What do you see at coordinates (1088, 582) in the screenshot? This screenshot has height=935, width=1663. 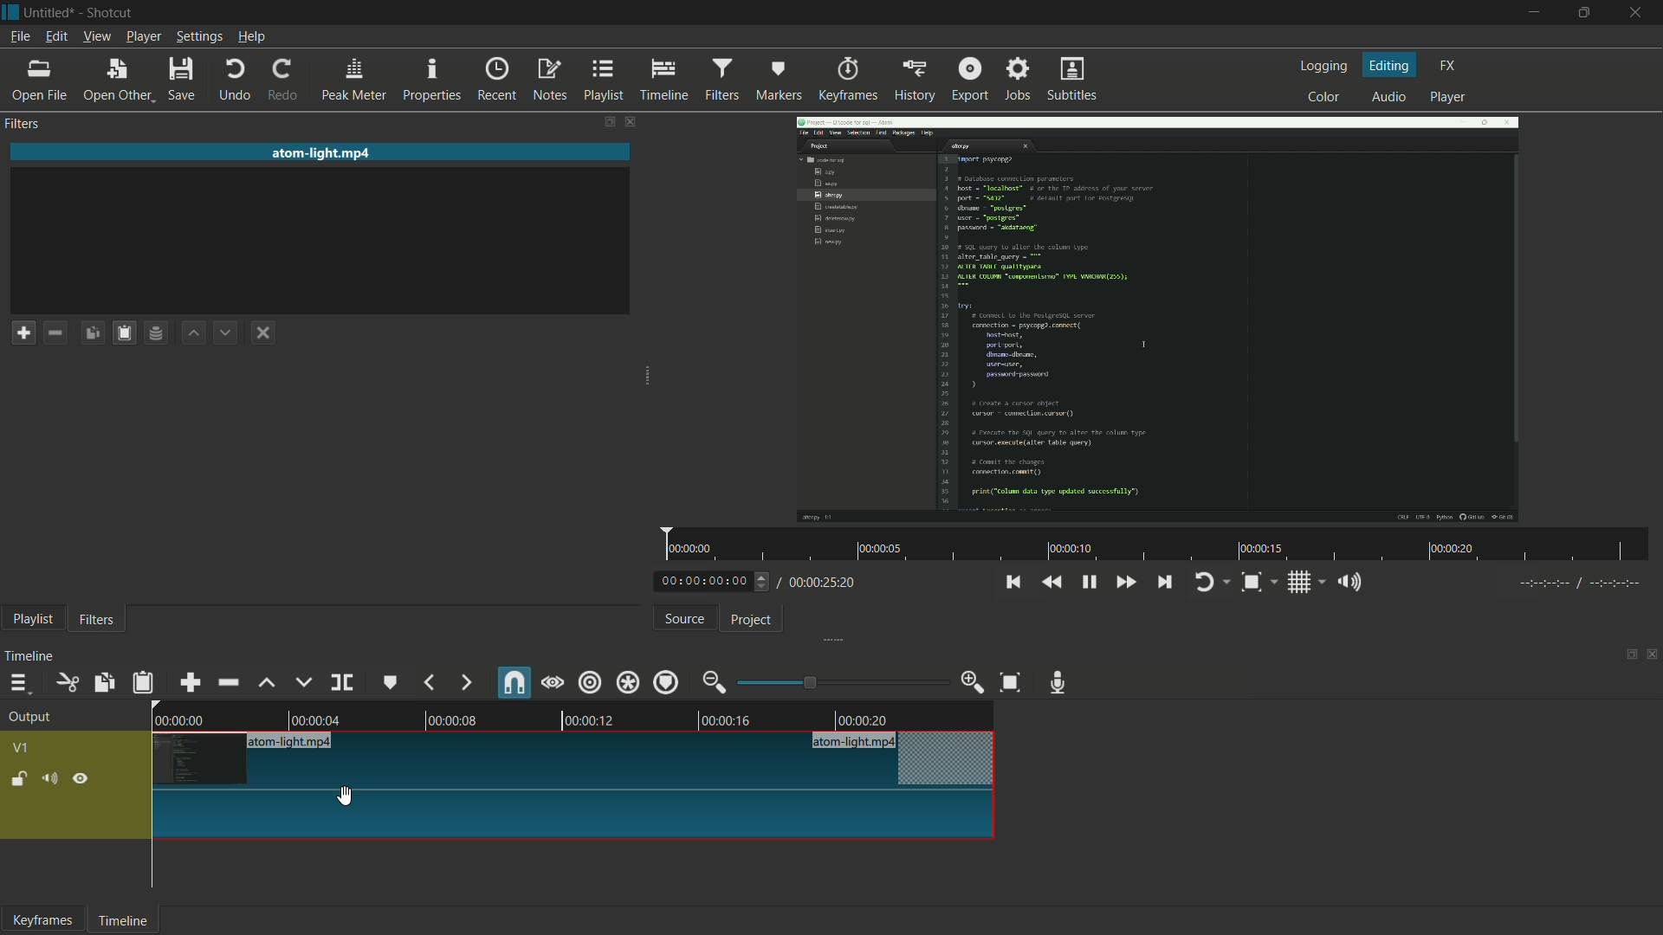 I see `toggle play or pause` at bounding box center [1088, 582].